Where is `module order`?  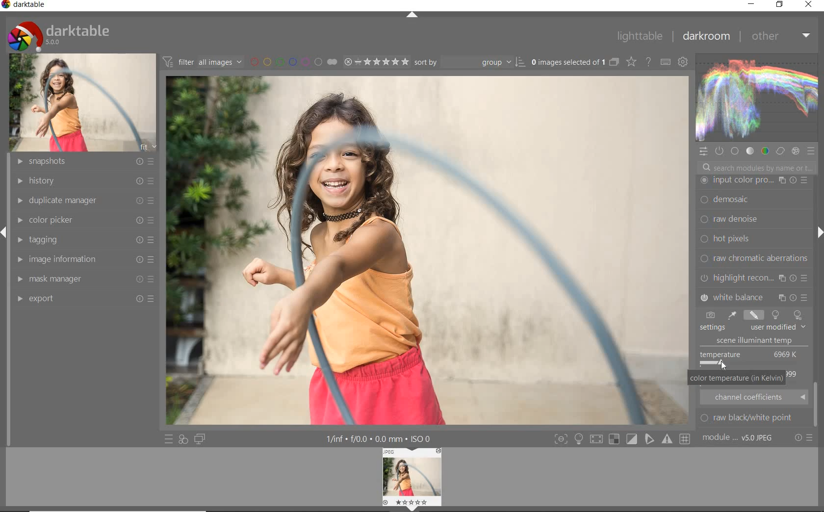 module order is located at coordinates (739, 438).